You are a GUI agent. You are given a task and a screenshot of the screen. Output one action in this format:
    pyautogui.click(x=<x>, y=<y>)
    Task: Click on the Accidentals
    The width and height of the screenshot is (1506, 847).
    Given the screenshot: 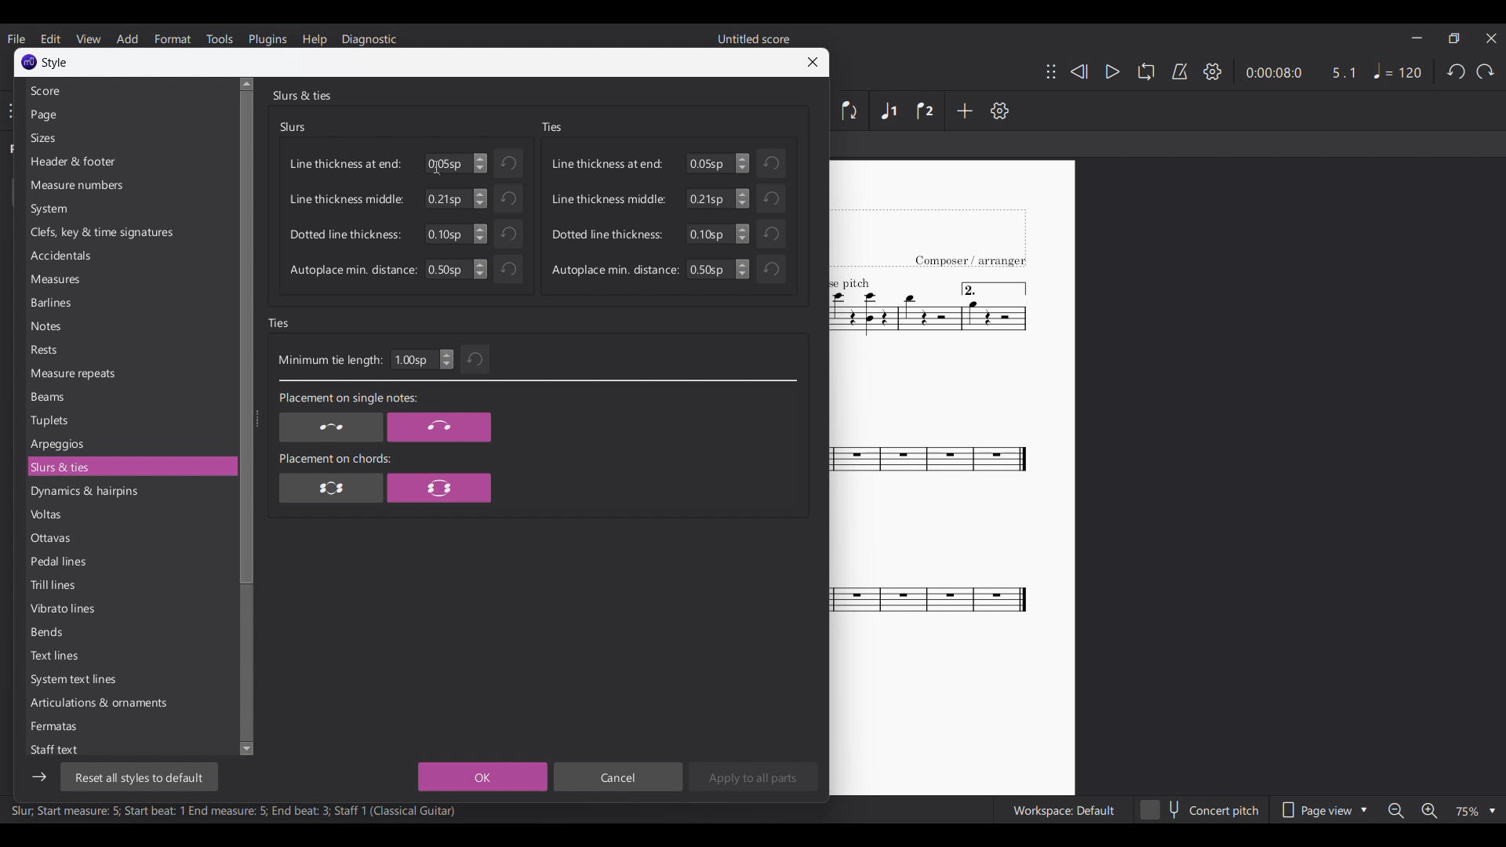 What is the action you would take?
    pyautogui.click(x=129, y=256)
    